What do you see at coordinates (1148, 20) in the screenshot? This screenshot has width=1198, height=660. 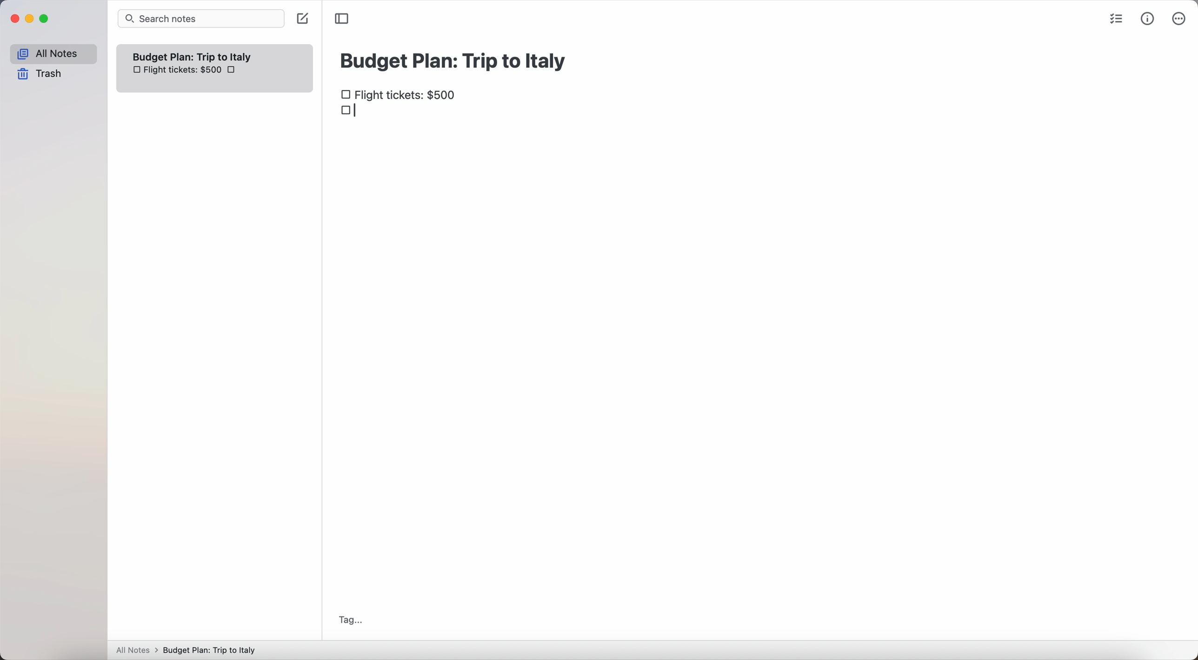 I see `metrics` at bounding box center [1148, 20].